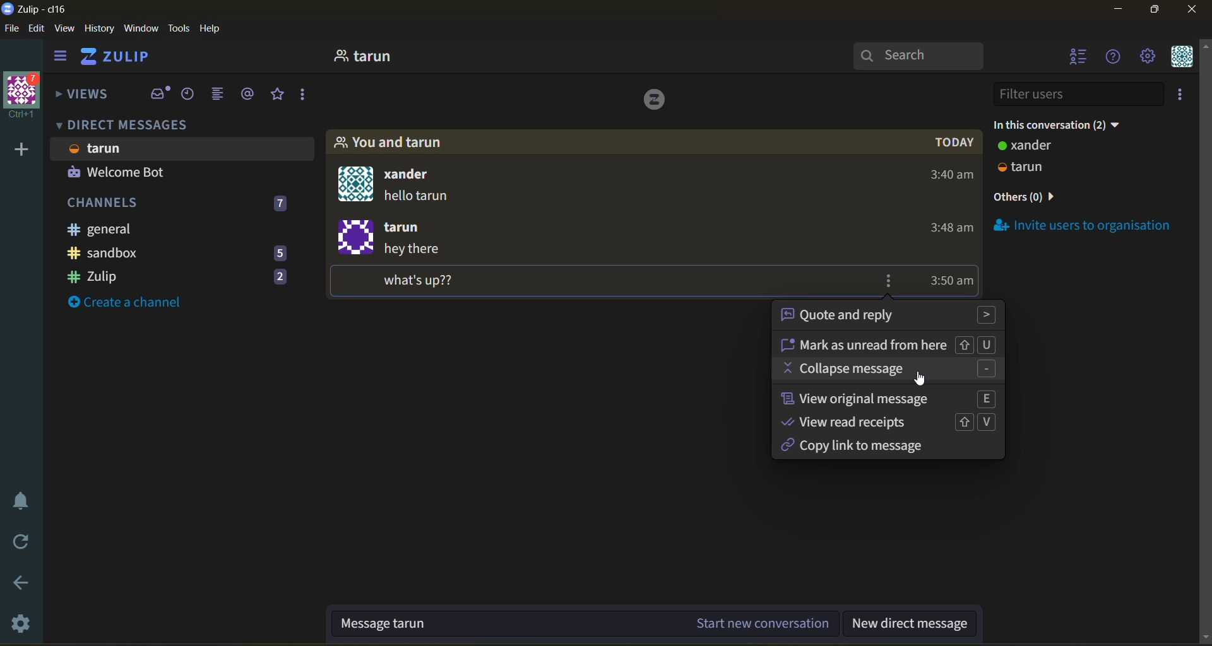 This screenshot has height=646, width=1212. What do you see at coordinates (121, 174) in the screenshot?
I see `user 2` at bounding box center [121, 174].